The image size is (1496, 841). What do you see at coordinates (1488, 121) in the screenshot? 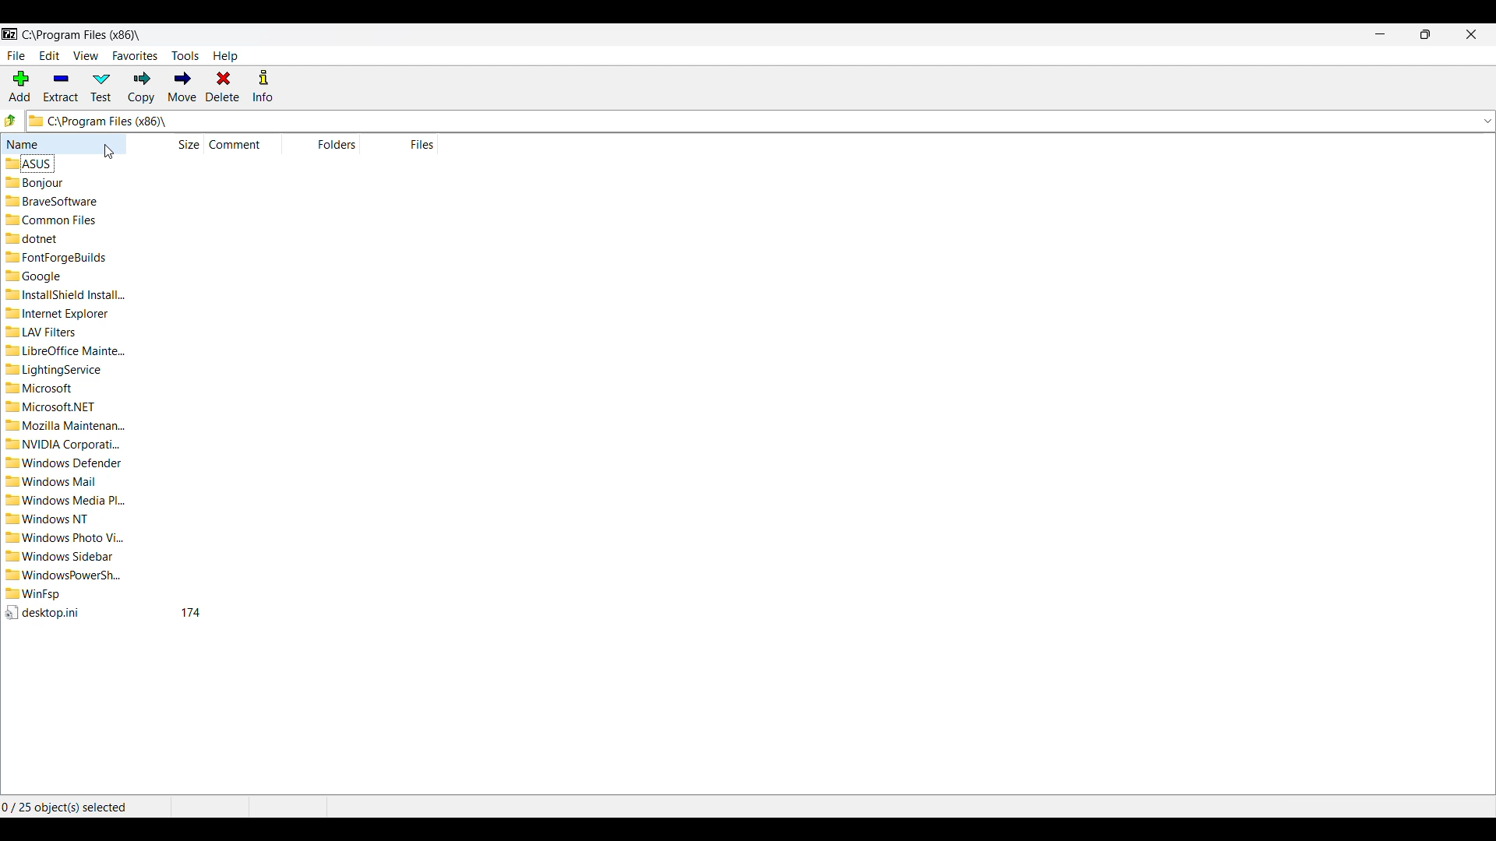
I see `List folder options` at bounding box center [1488, 121].